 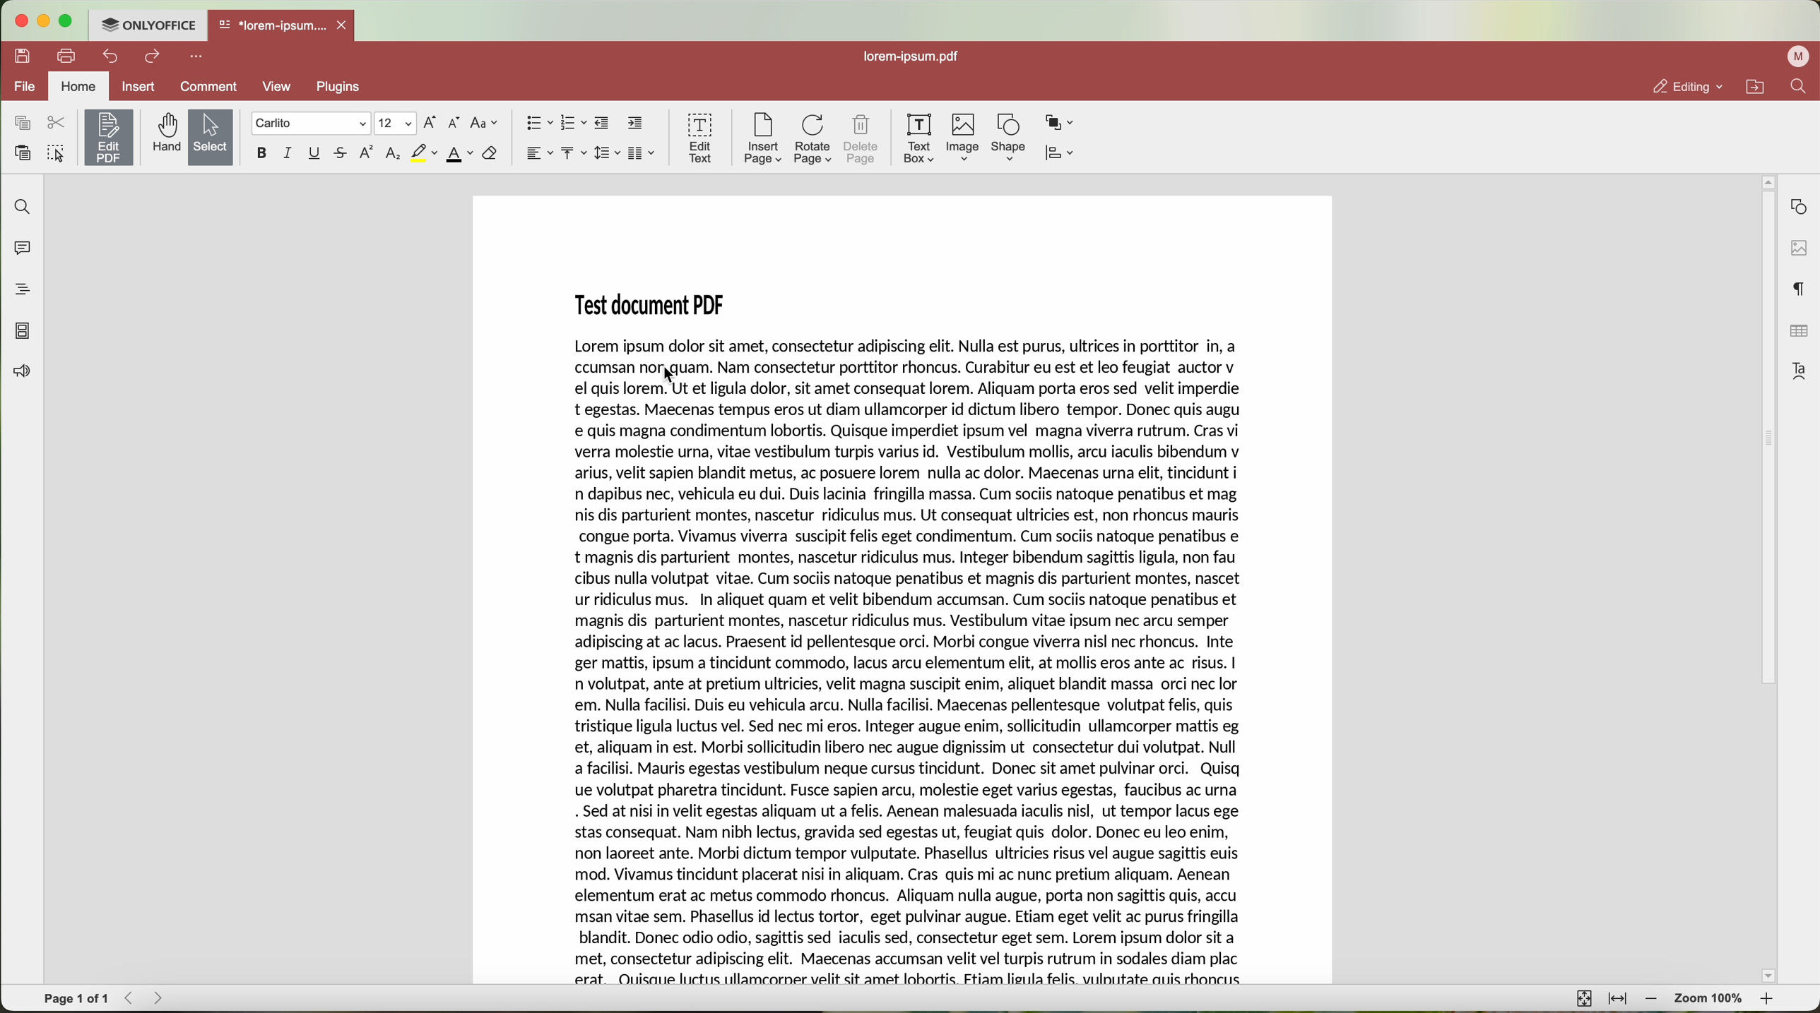 I want to click on zoom out, so click(x=1649, y=999).